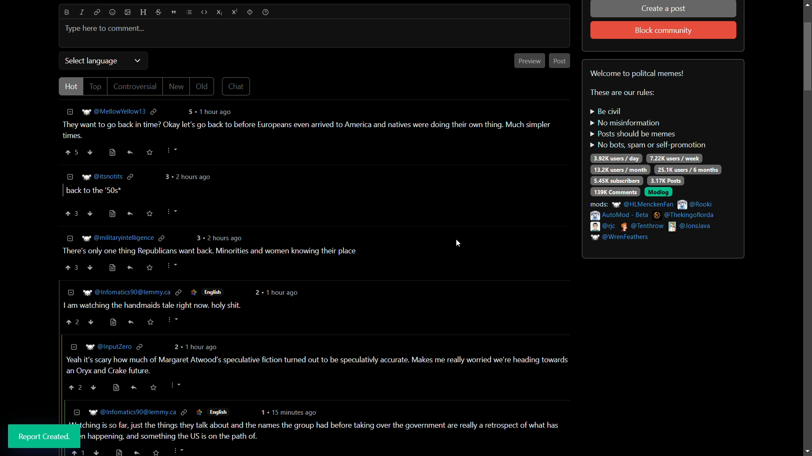 Image resolution: width=812 pixels, height=456 pixels. What do you see at coordinates (206, 255) in the screenshot?
I see `comment-3` at bounding box center [206, 255].